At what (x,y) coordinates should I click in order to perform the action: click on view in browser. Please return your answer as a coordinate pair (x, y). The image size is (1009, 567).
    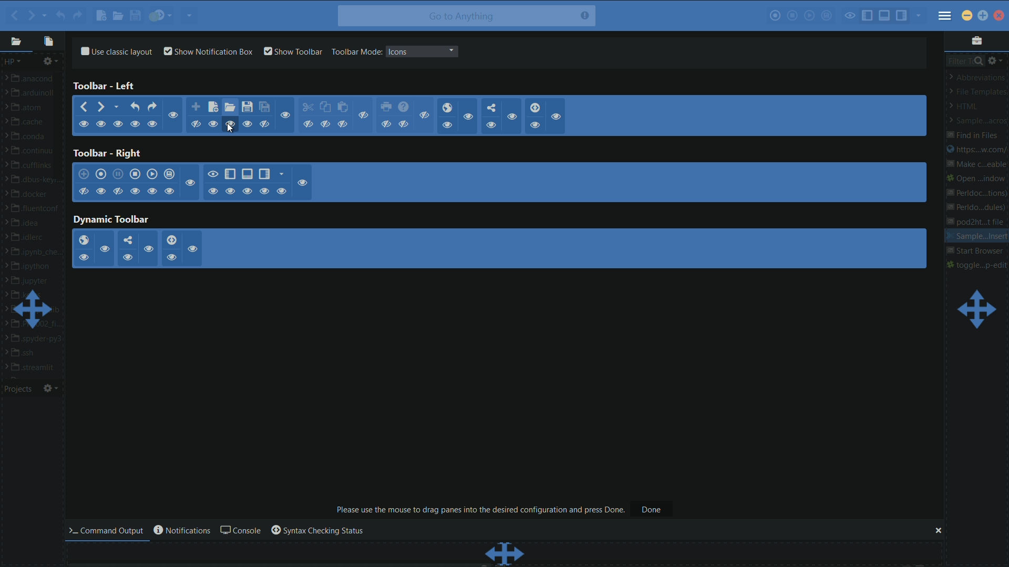
    Looking at the image, I should click on (447, 108).